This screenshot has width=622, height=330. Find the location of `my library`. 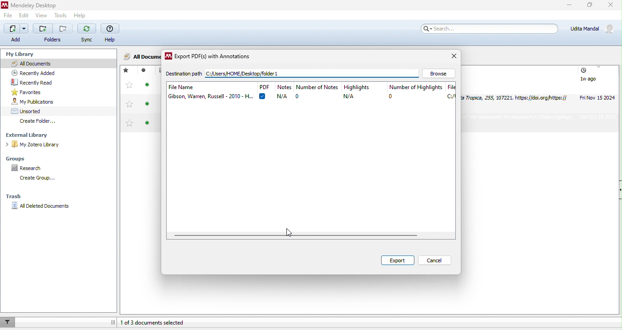

my library is located at coordinates (24, 55).